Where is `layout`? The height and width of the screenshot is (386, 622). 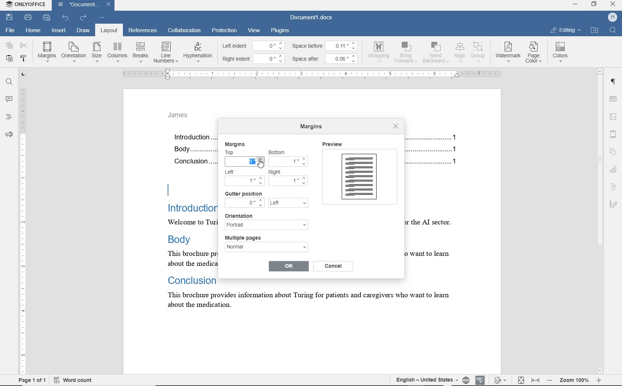
layout is located at coordinates (107, 30).